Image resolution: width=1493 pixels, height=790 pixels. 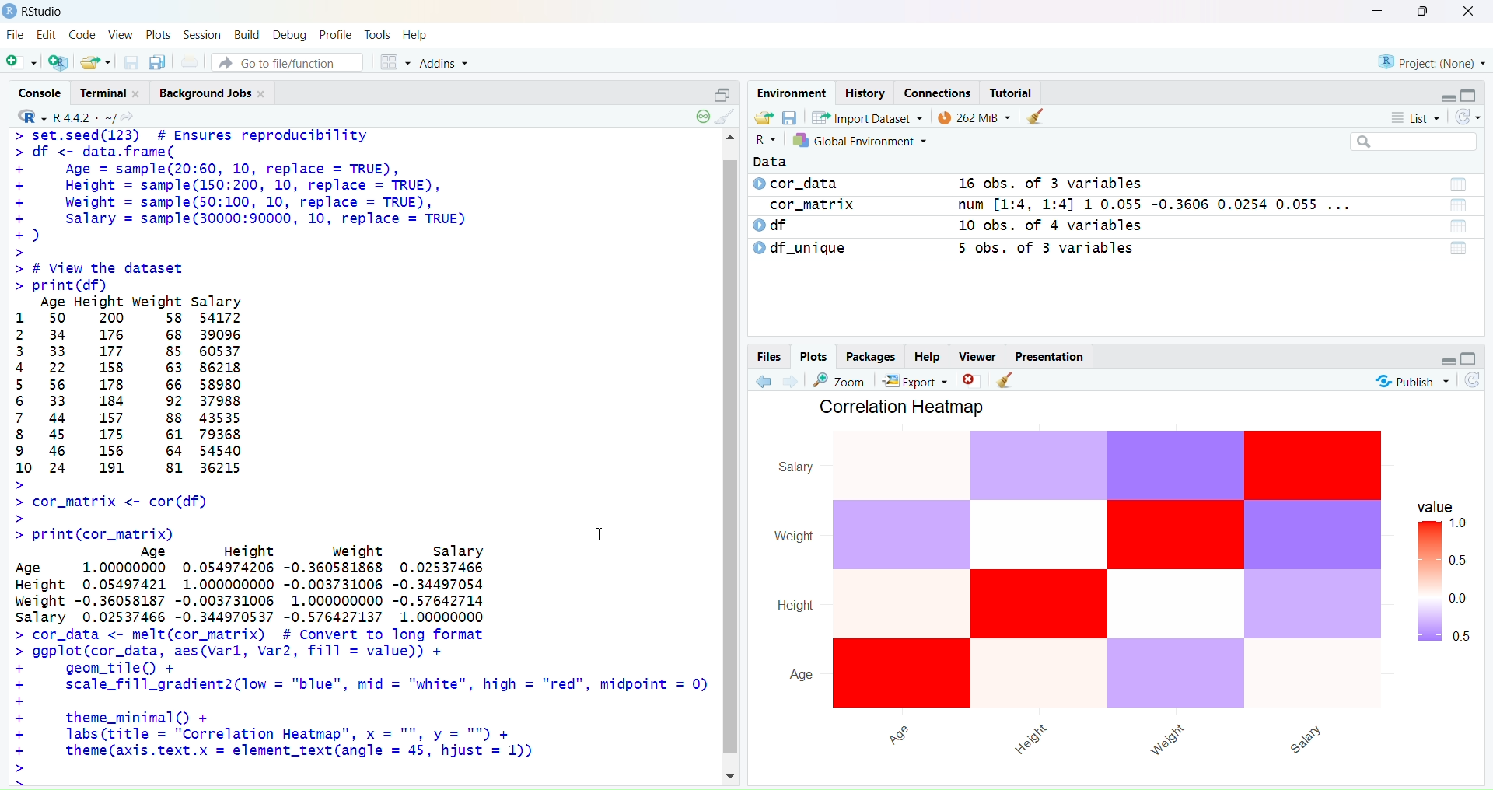 What do you see at coordinates (1467, 13) in the screenshot?
I see `Close` at bounding box center [1467, 13].